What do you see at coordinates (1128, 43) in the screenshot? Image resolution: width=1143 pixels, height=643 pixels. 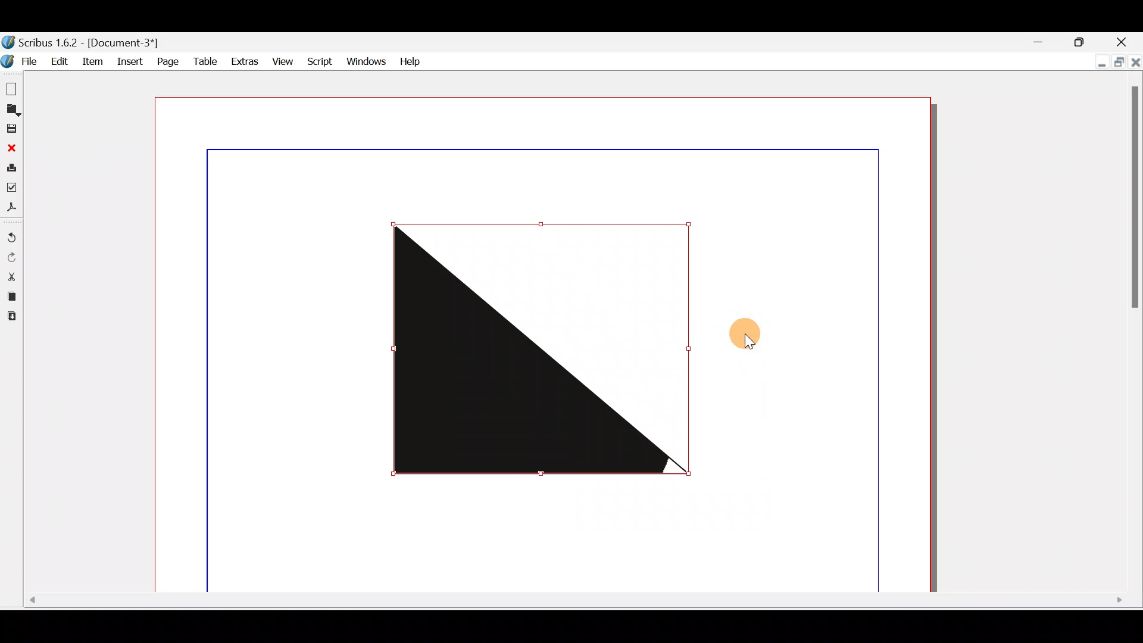 I see `Close` at bounding box center [1128, 43].